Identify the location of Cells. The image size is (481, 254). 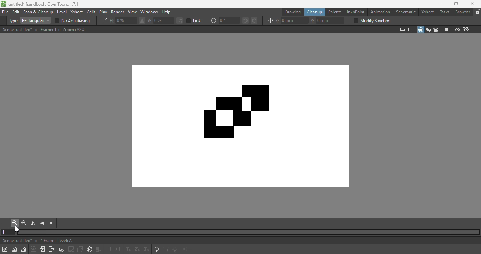
(91, 12).